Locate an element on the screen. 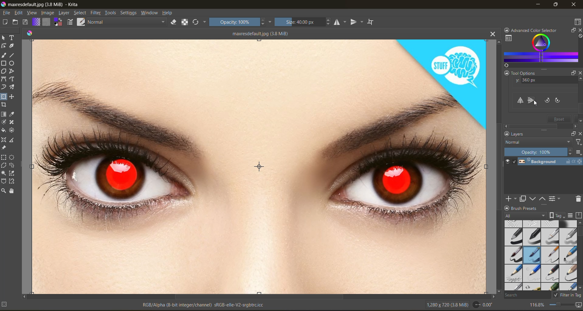 Image resolution: width=583 pixels, height=311 pixels. tool is located at coordinates (12, 38).